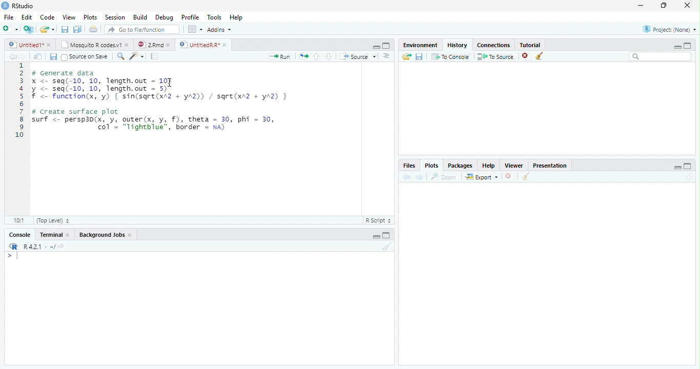 The width and height of the screenshot is (700, 369). Describe the element at coordinates (387, 246) in the screenshot. I see `Clear console` at that location.